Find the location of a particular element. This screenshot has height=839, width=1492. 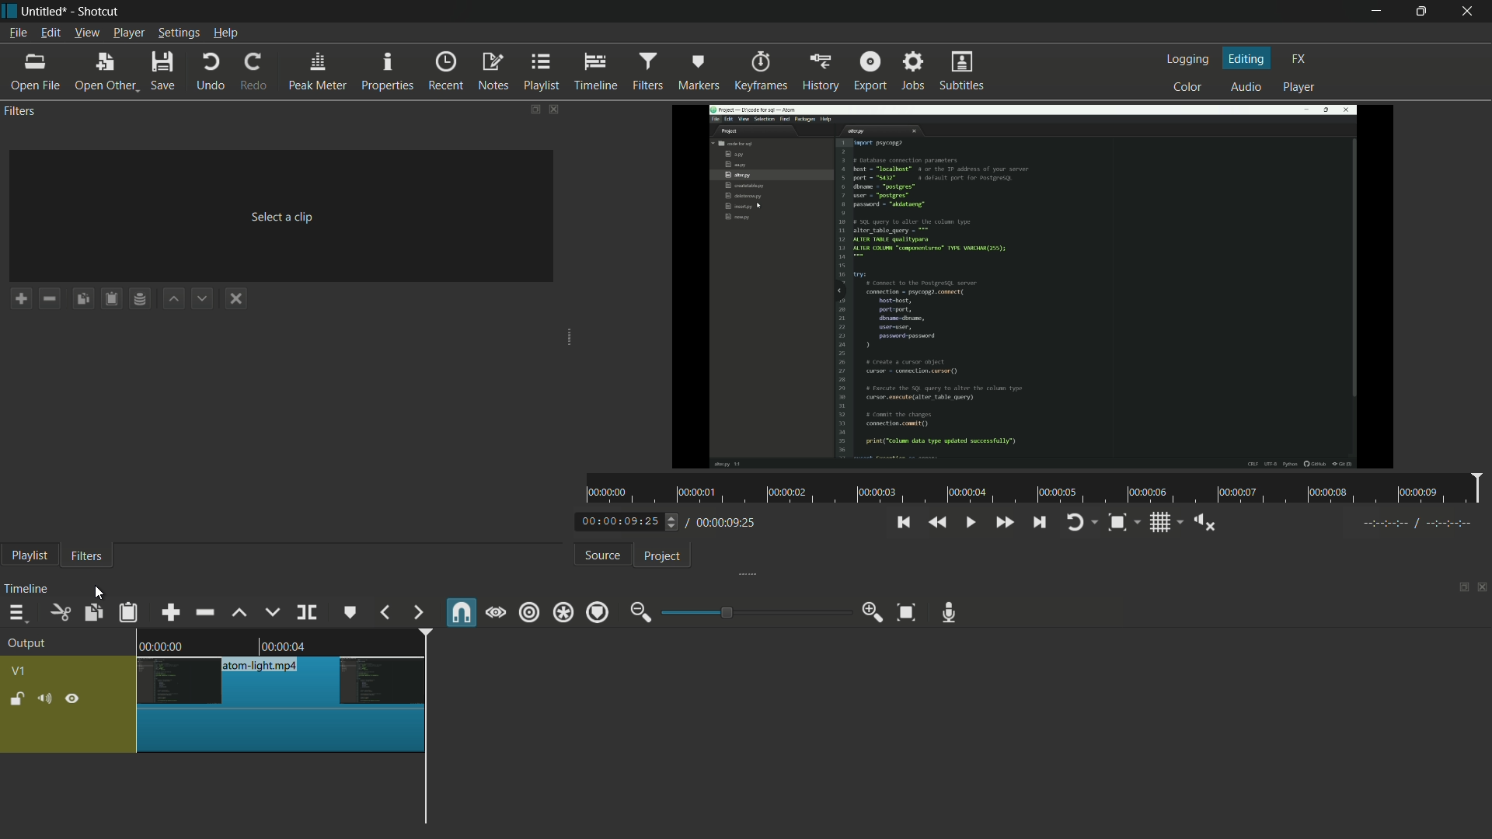

project name is located at coordinates (47, 12).